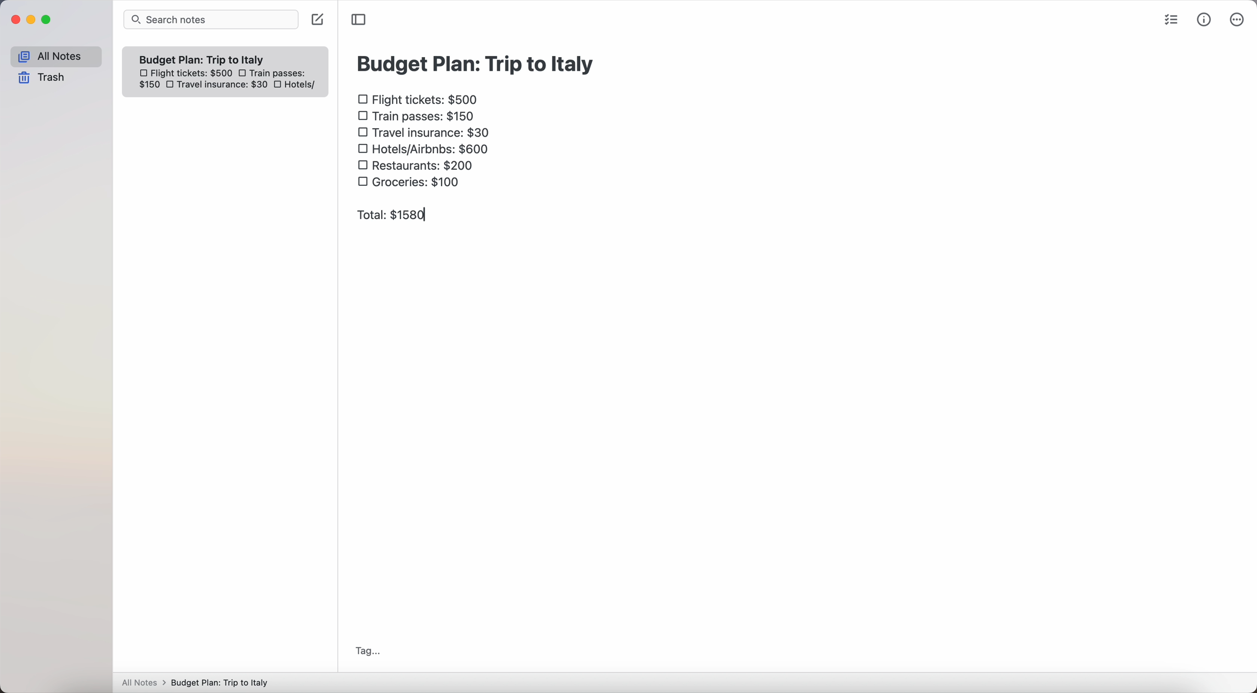  Describe the element at coordinates (368, 651) in the screenshot. I see `tag` at that location.